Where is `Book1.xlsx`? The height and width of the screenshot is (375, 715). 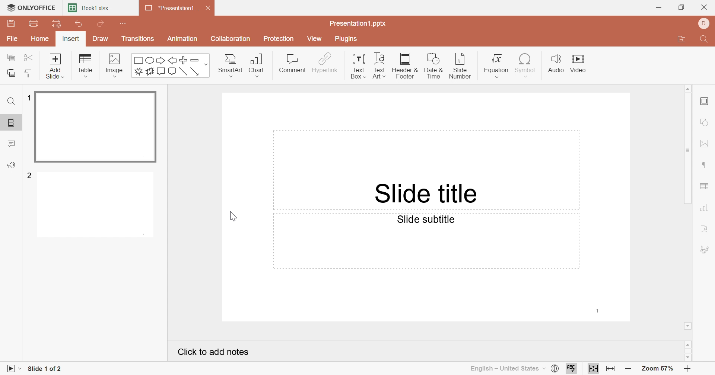 Book1.xlsx is located at coordinates (90, 9).